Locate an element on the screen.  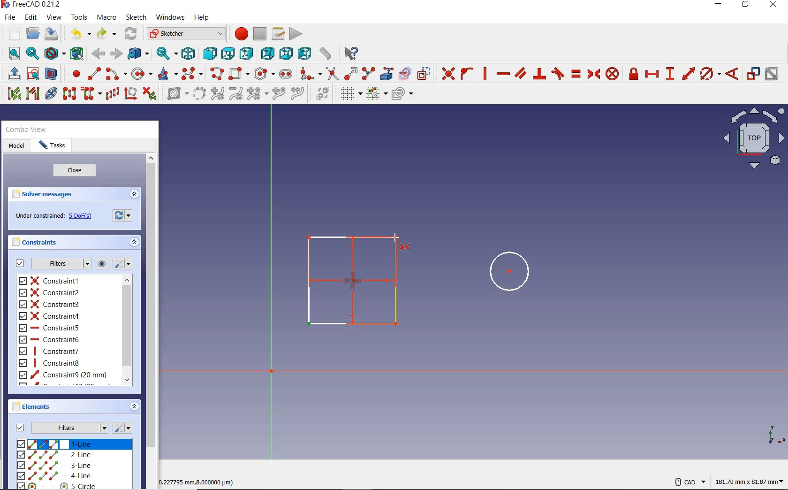
bottom is located at coordinates (287, 54).